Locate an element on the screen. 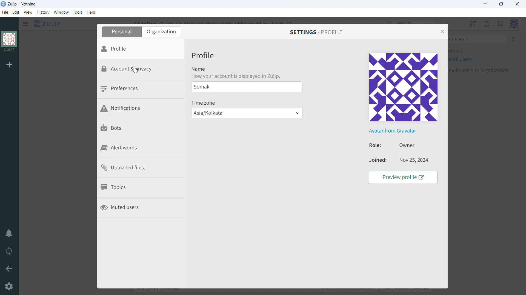 Image resolution: width=526 pixels, height=295 pixels. view is located at coordinates (28, 12).